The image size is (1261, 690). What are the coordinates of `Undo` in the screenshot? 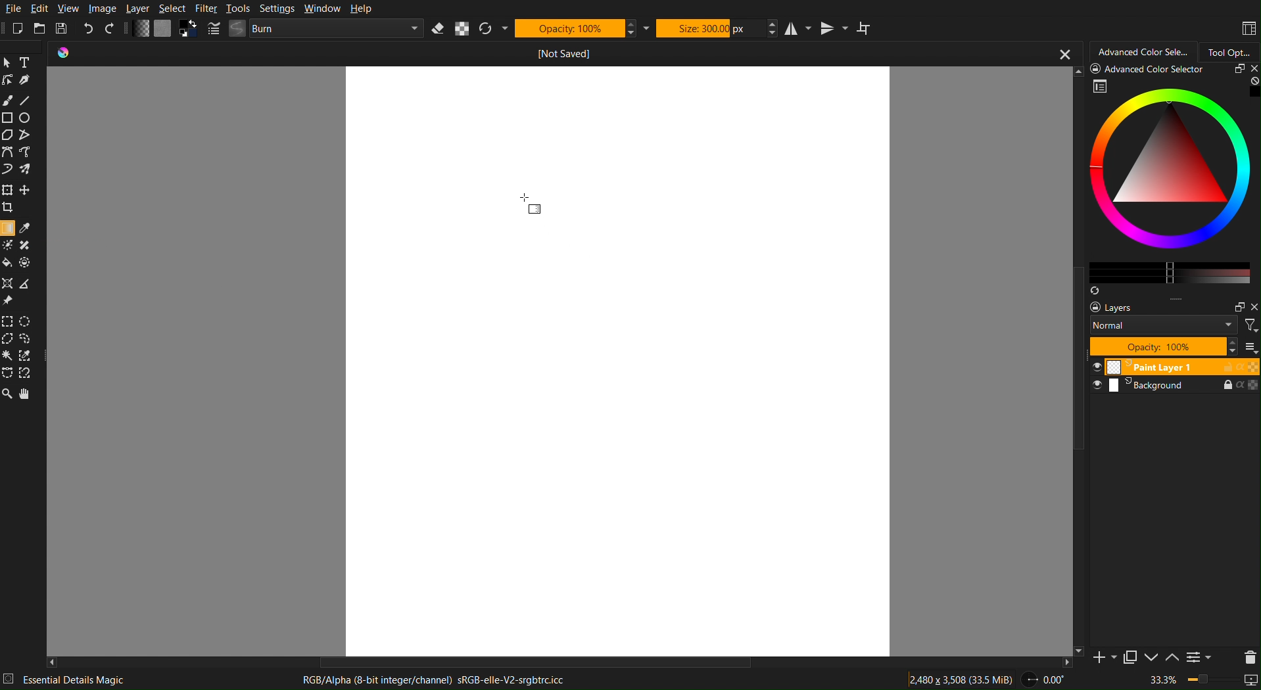 It's located at (89, 29).